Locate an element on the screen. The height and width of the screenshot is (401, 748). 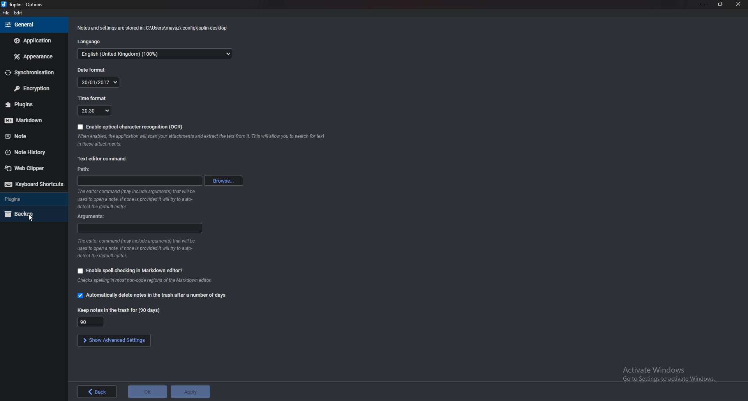
Keep notes in the trash for 90 days is located at coordinates (119, 310).